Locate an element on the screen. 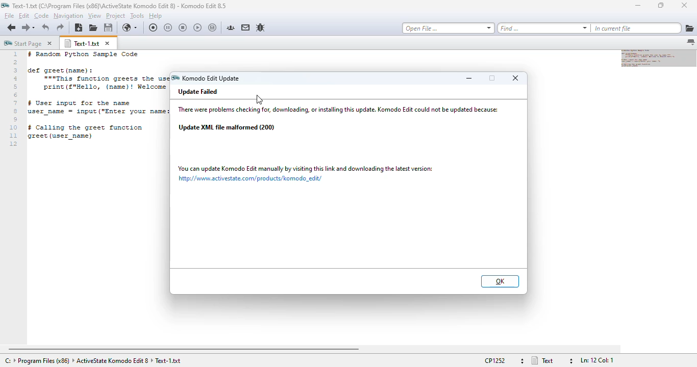 This screenshot has width=697, height=367. code is located at coordinates (41, 16).